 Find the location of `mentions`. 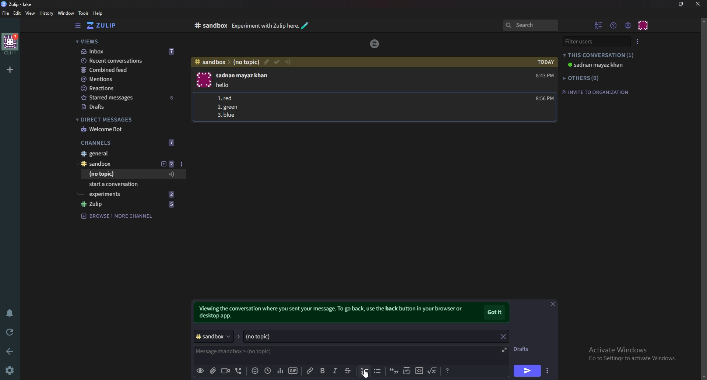

mentions is located at coordinates (130, 80).